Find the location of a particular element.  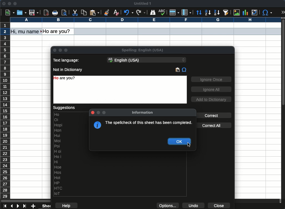

Close is located at coordinates (93, 113).